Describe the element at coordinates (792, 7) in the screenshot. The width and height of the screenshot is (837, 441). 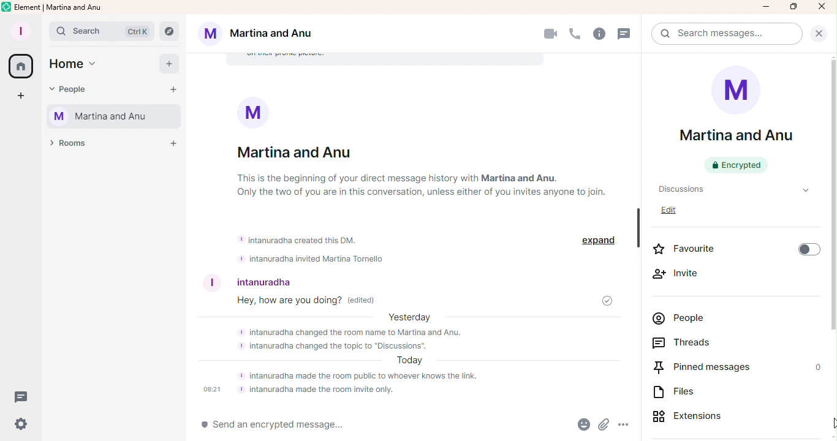
I see `Maximize` at that location.